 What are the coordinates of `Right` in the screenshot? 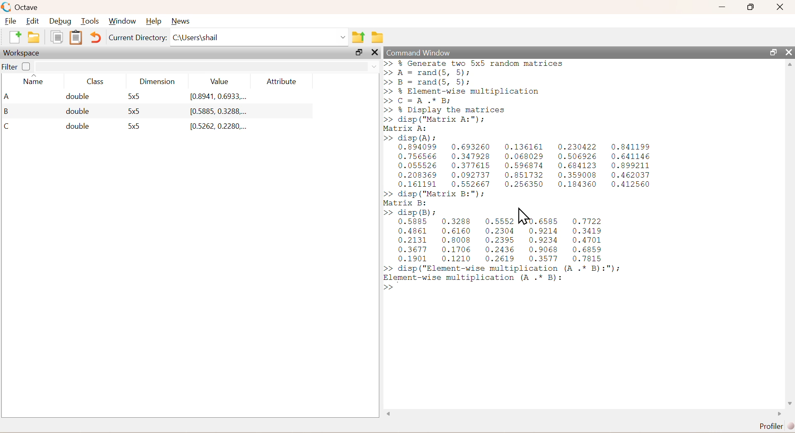 It's located at (777, 413).